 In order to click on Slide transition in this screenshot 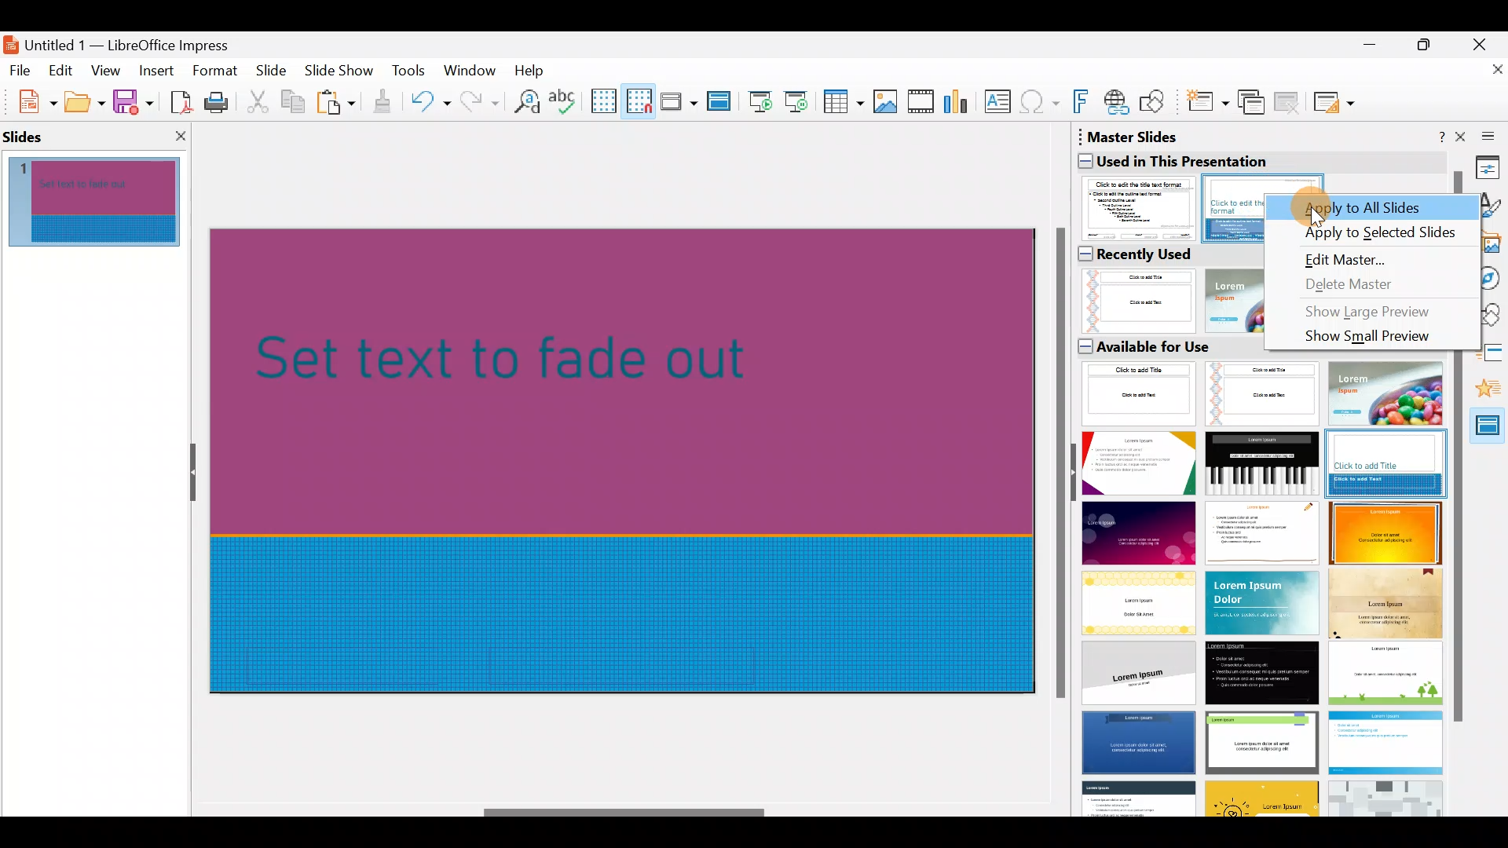, I will do `click(1486, 355)`.